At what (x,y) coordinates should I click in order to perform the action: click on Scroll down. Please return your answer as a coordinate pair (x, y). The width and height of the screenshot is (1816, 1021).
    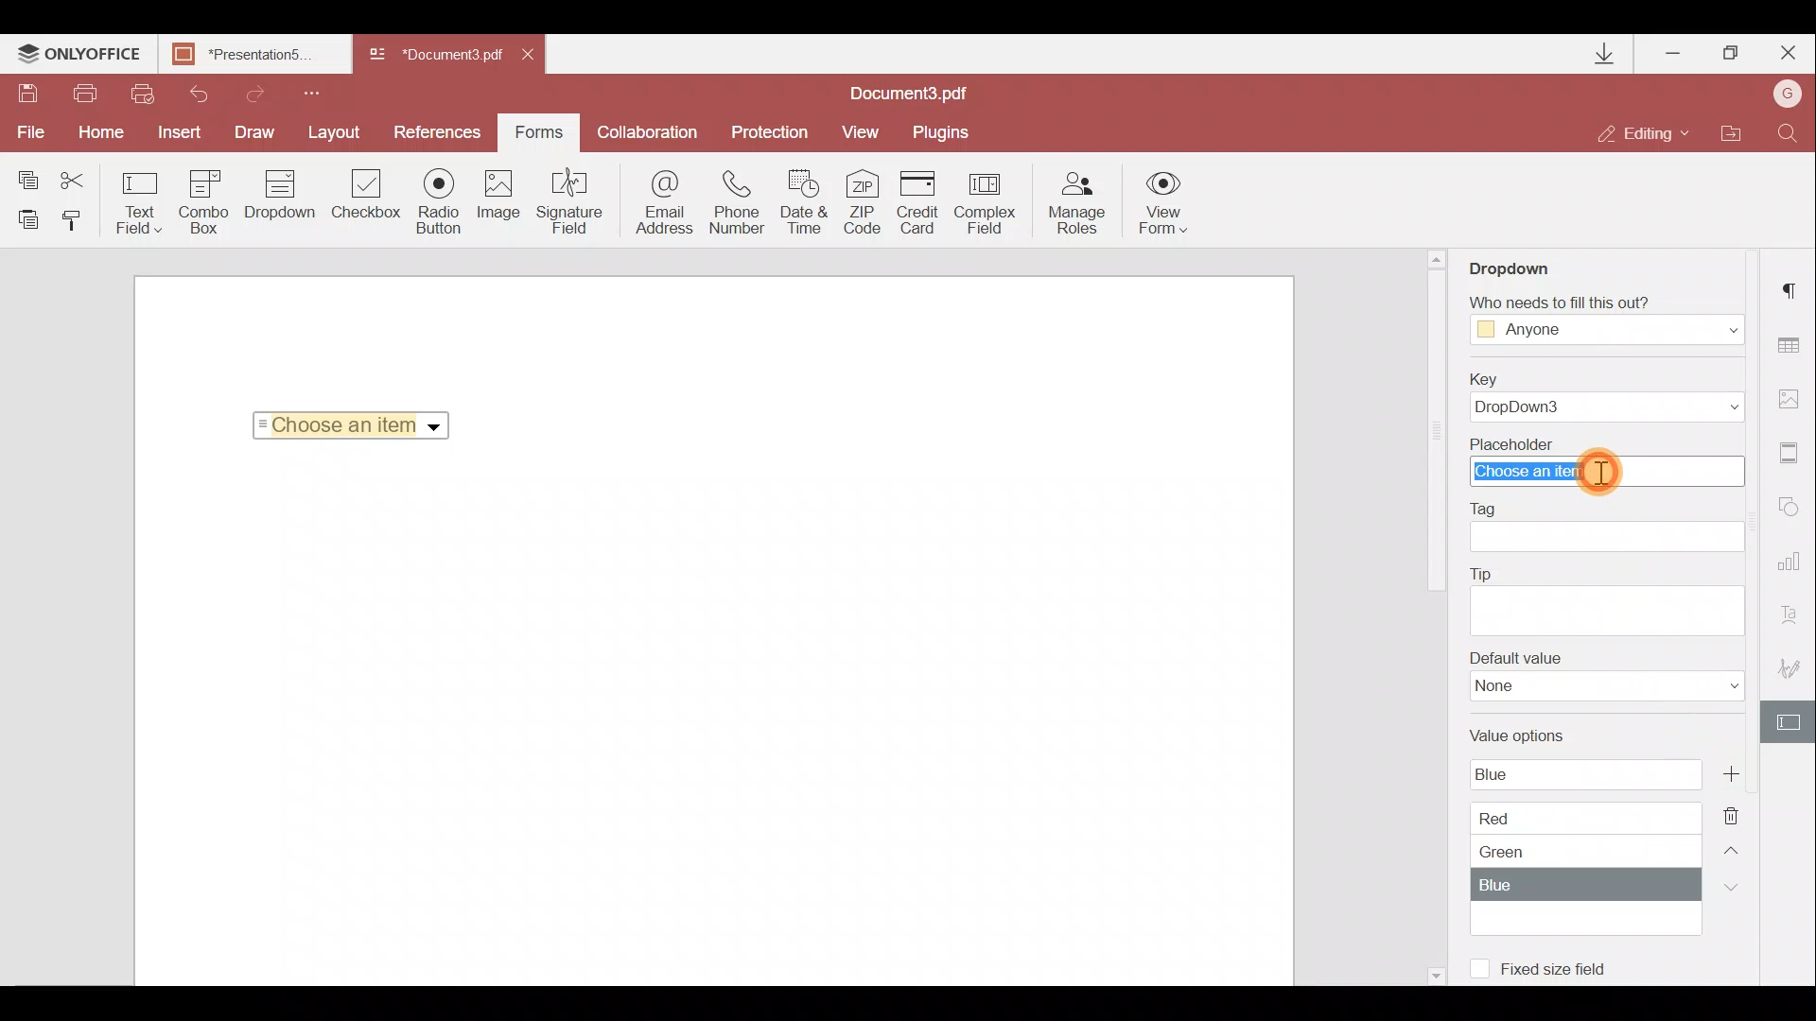
    Looking at the image, I should click on (1434, 973).